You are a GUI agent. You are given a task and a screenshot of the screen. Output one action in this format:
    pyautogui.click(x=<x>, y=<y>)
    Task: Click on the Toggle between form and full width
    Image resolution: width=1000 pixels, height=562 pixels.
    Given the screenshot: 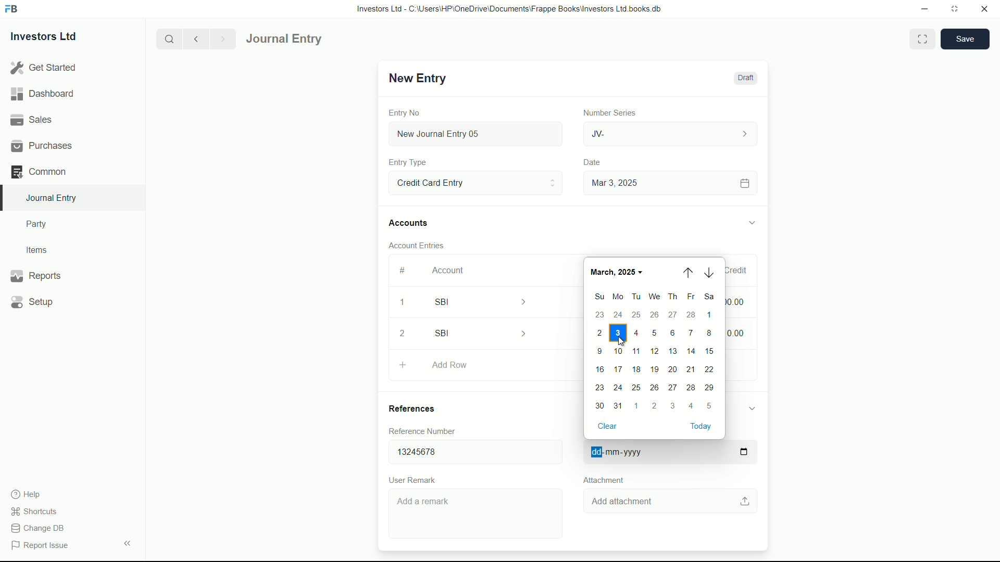 What is the action you would take?
    pyautogui.click(x=923, y=39)
    